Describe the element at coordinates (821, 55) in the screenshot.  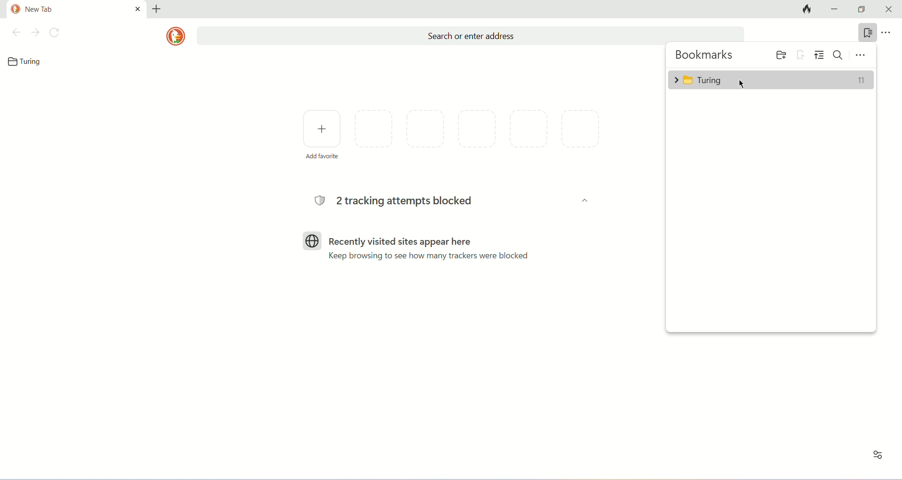
I see `view option` at that location.